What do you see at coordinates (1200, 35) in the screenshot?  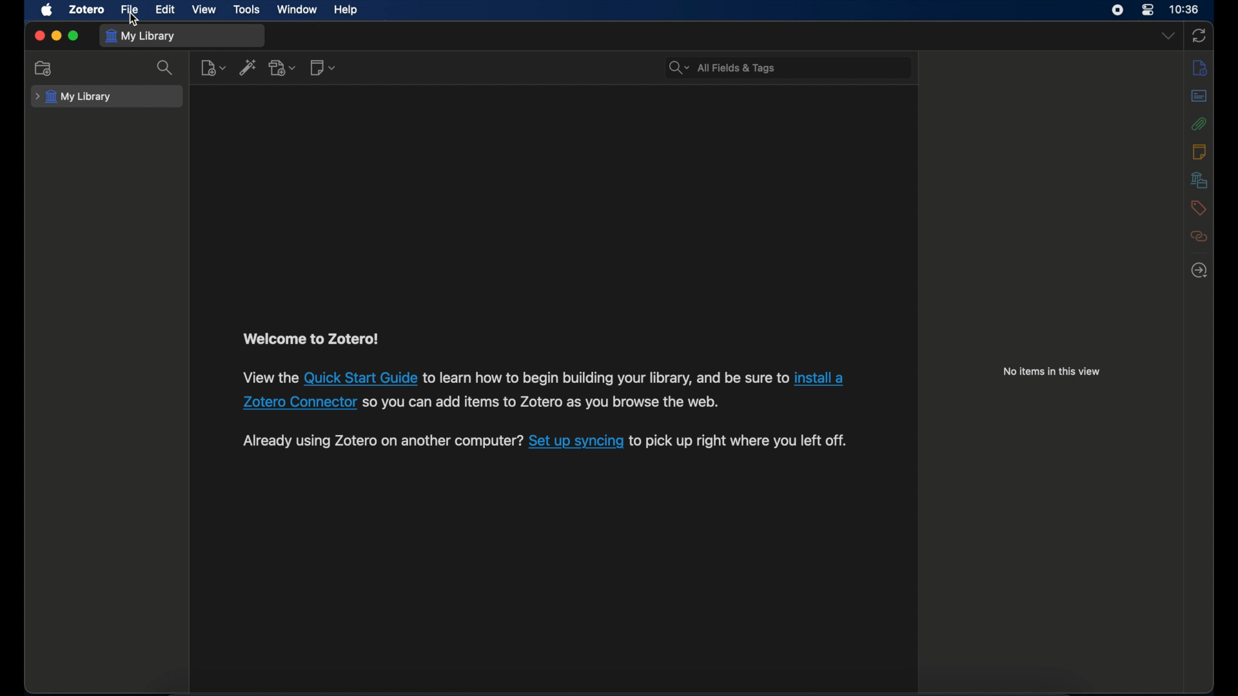 I see `sync` at bounding box center [1200, 35].